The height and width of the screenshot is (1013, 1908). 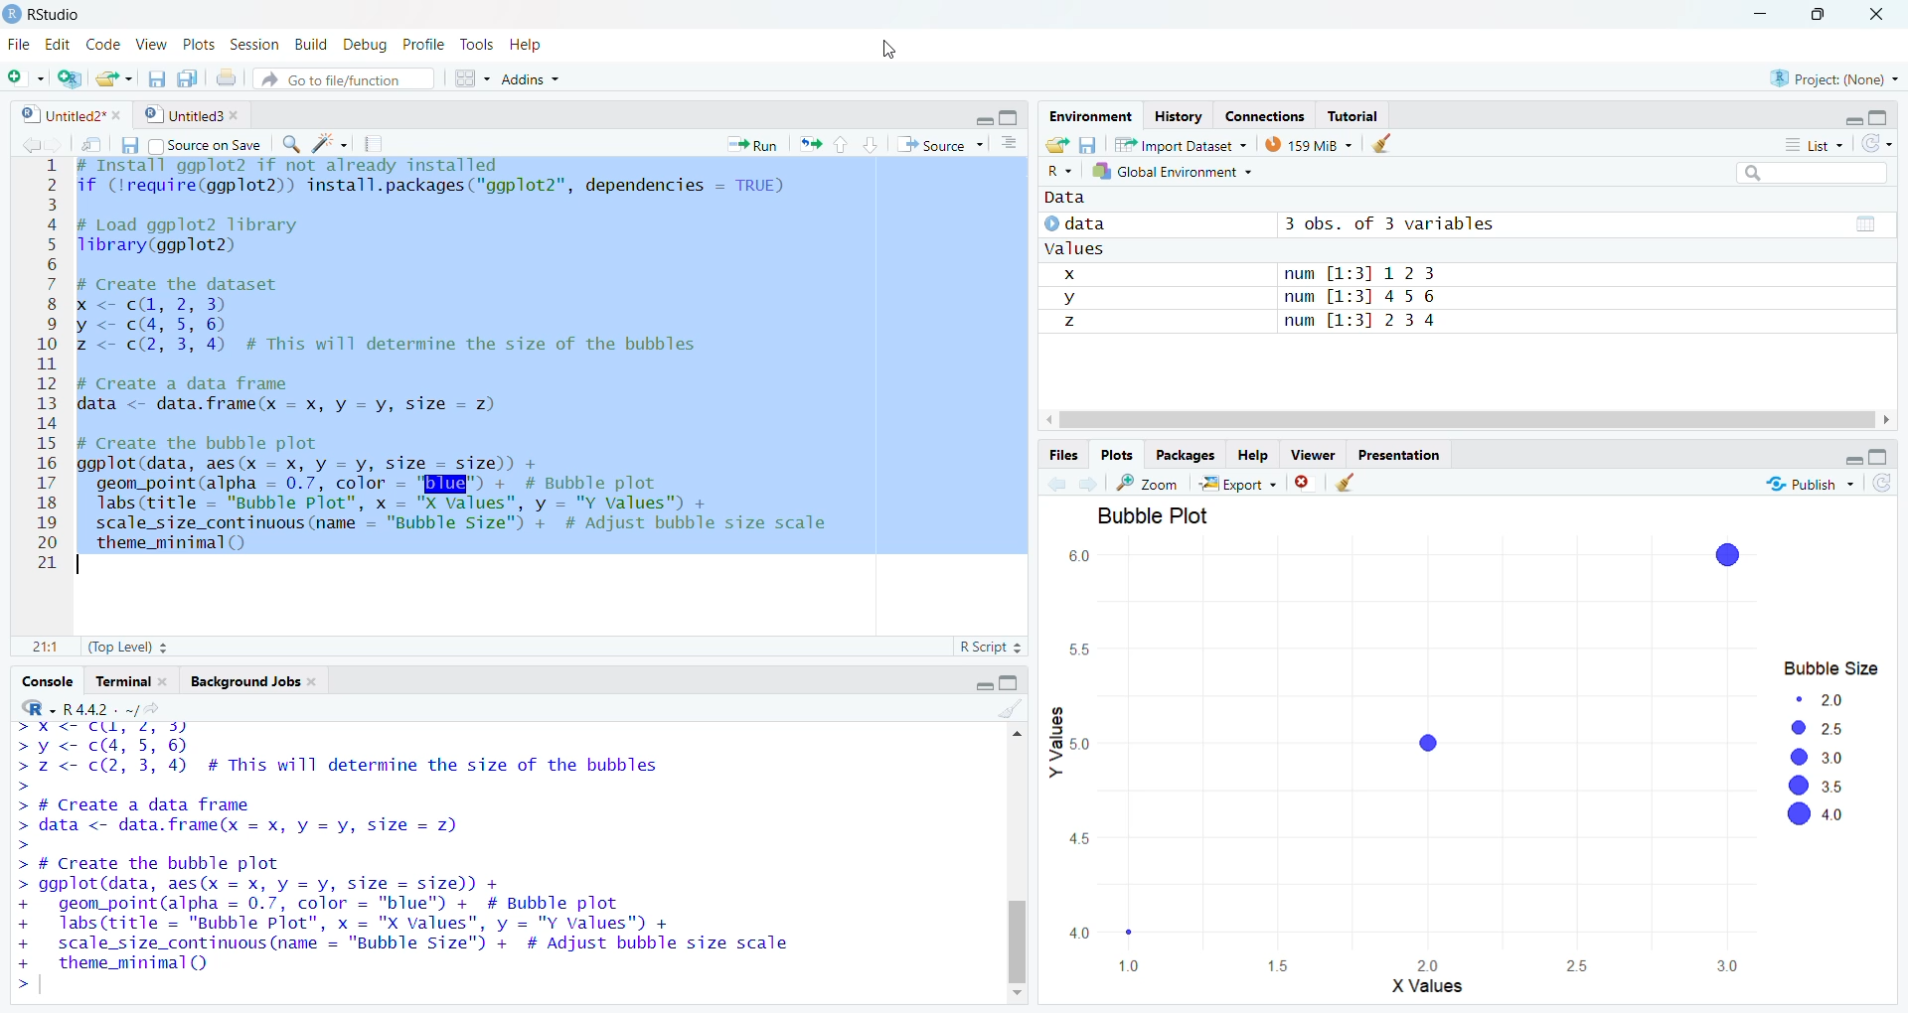 I want to click on Change Project, so click(x=70, y=74).